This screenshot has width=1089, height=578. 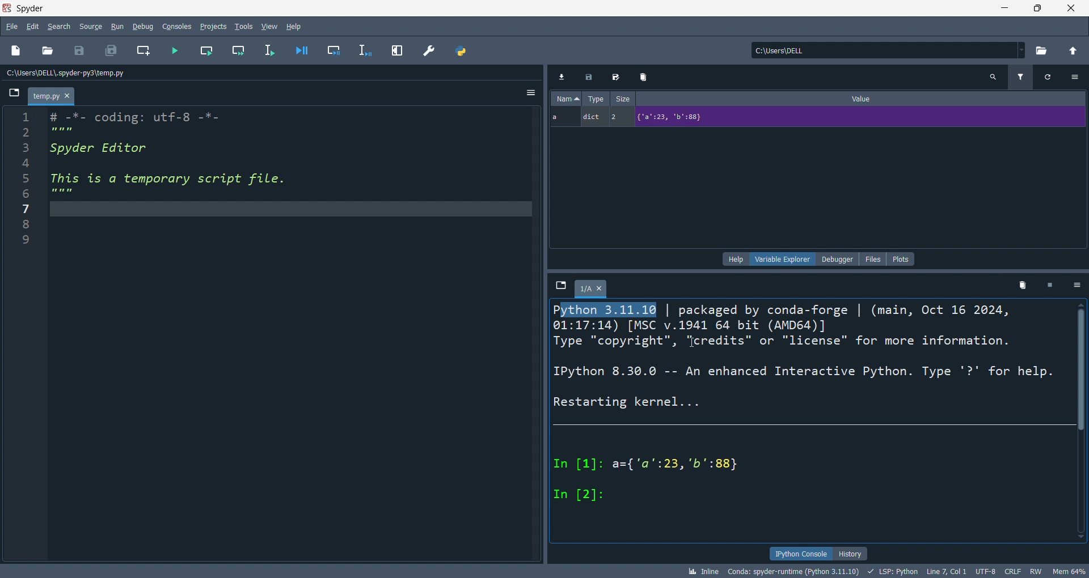 I want to click on search, so click(x=995, y=77).